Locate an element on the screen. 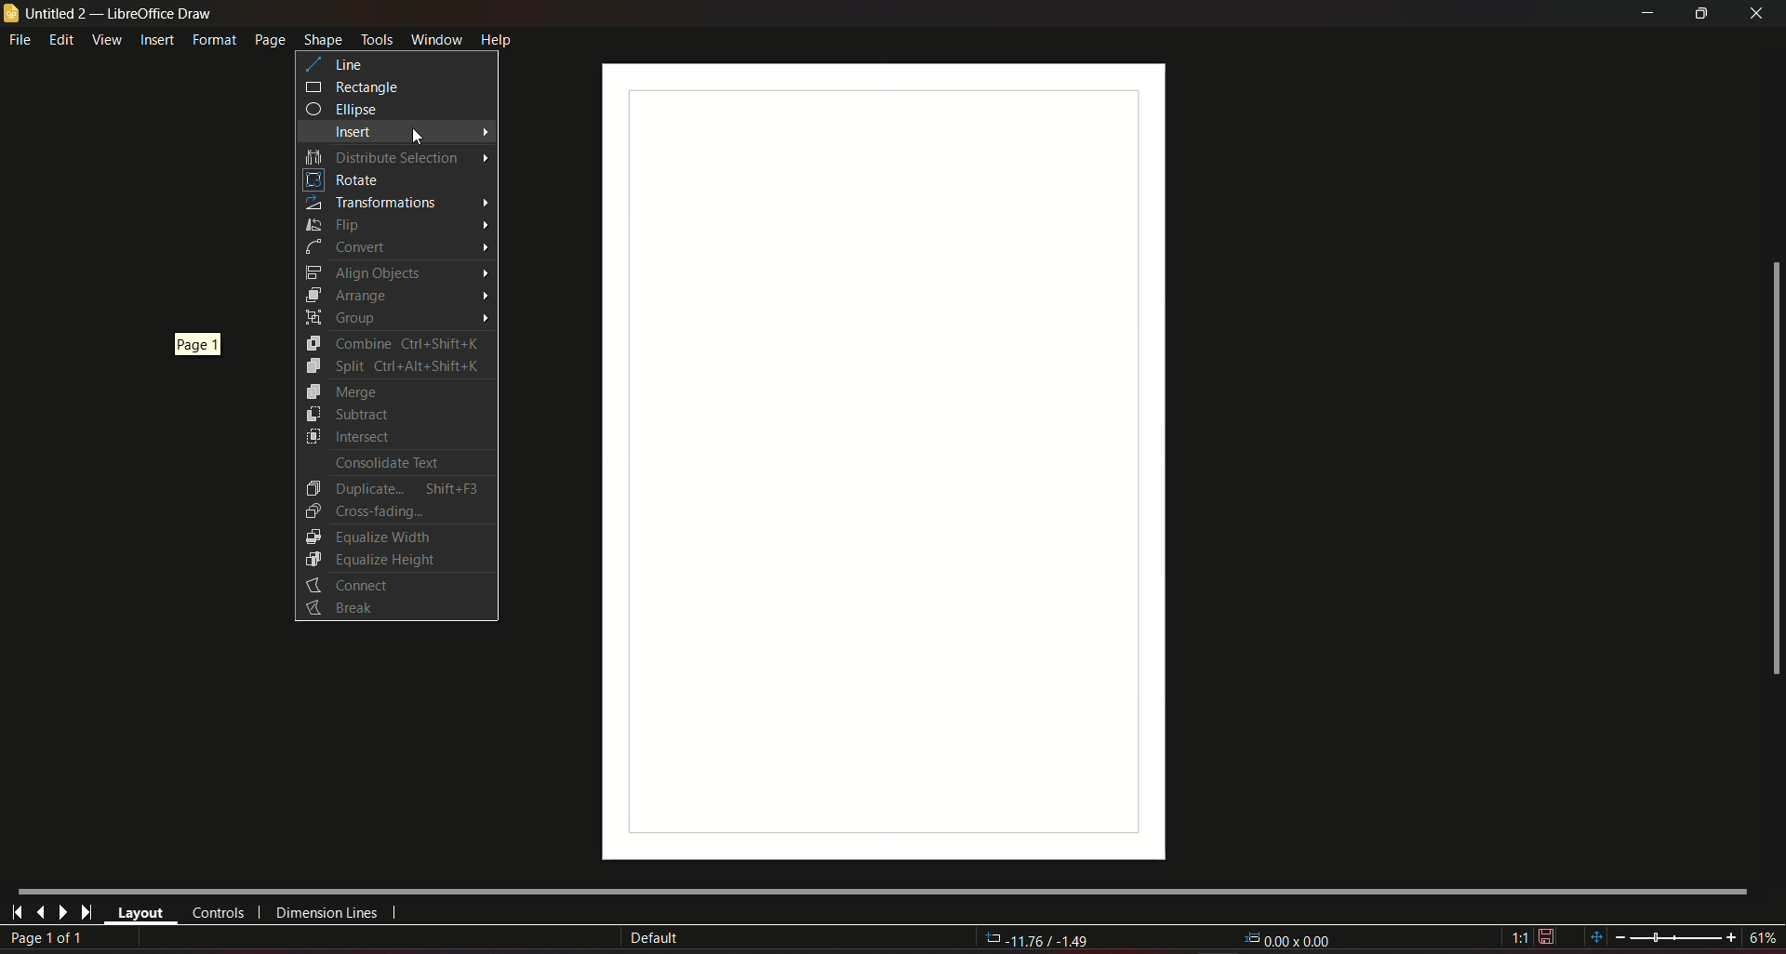 The height and width of the screenshot is (954, 1786). next page is located at coordinates (62, 912).